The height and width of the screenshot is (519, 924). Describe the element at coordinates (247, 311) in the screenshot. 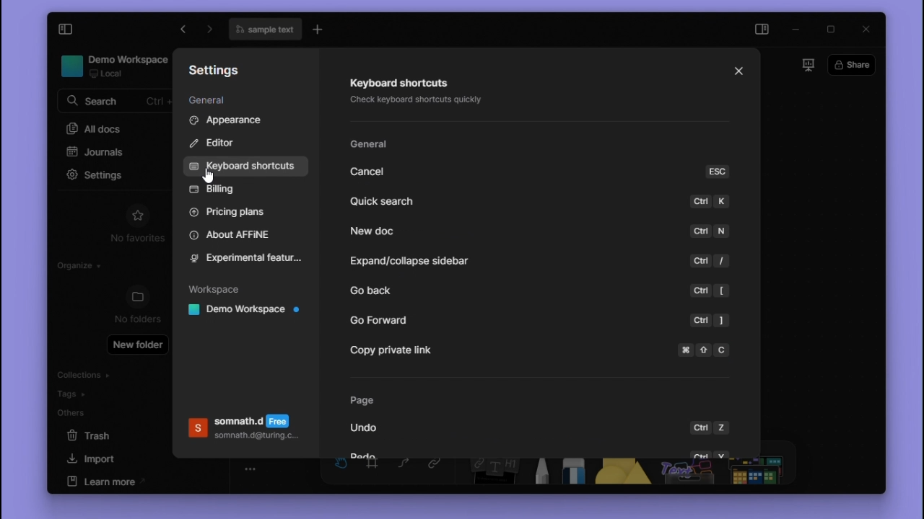

I see `Workspace name` at that location.